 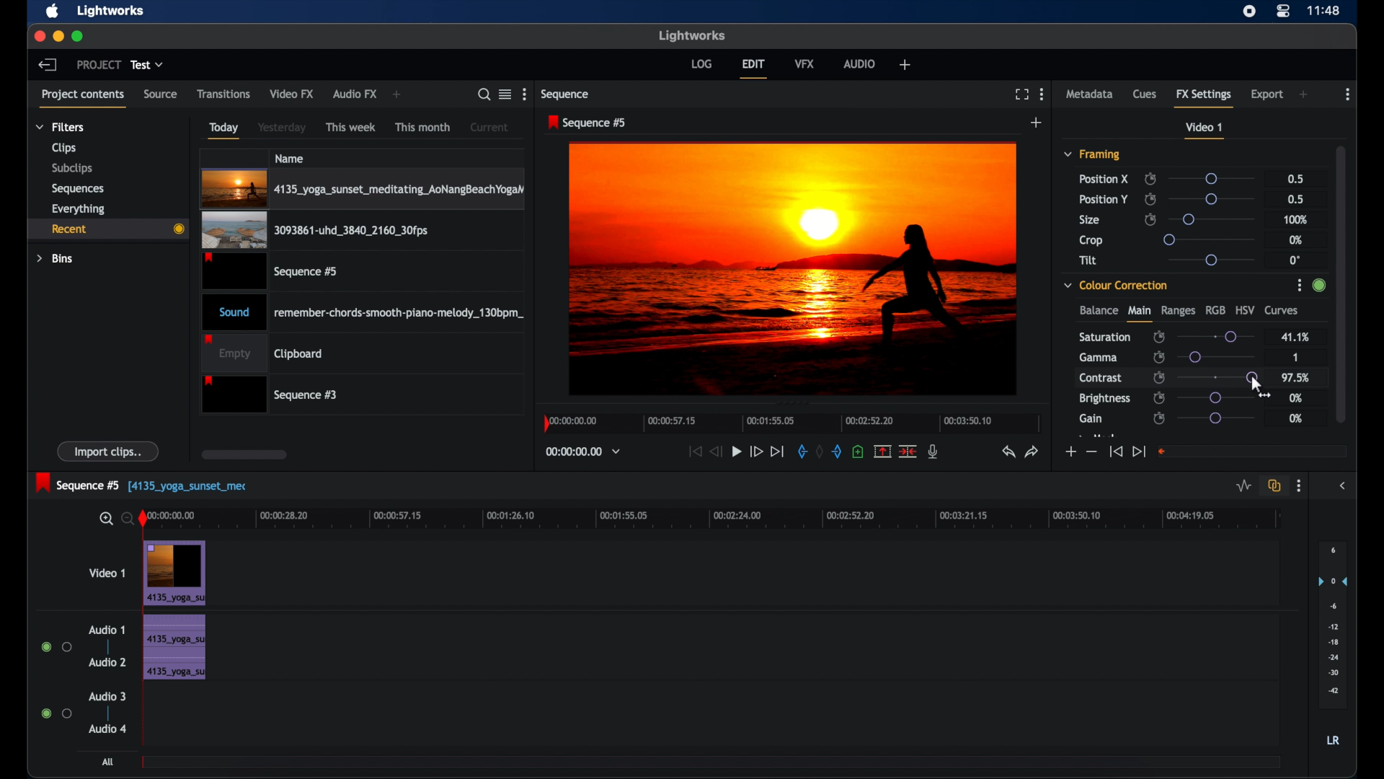 I want to click on yesterday, so click(x=282, y=128).